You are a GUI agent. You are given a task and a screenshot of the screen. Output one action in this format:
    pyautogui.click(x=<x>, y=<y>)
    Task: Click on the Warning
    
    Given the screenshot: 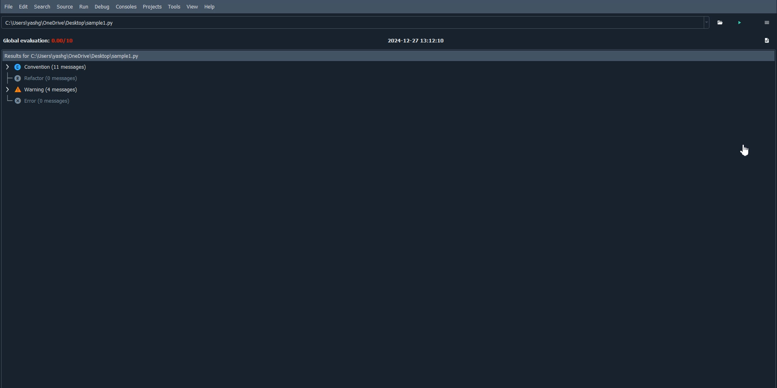 What is the action you would take?
    pyautogui.click(x=45, y=90)
    